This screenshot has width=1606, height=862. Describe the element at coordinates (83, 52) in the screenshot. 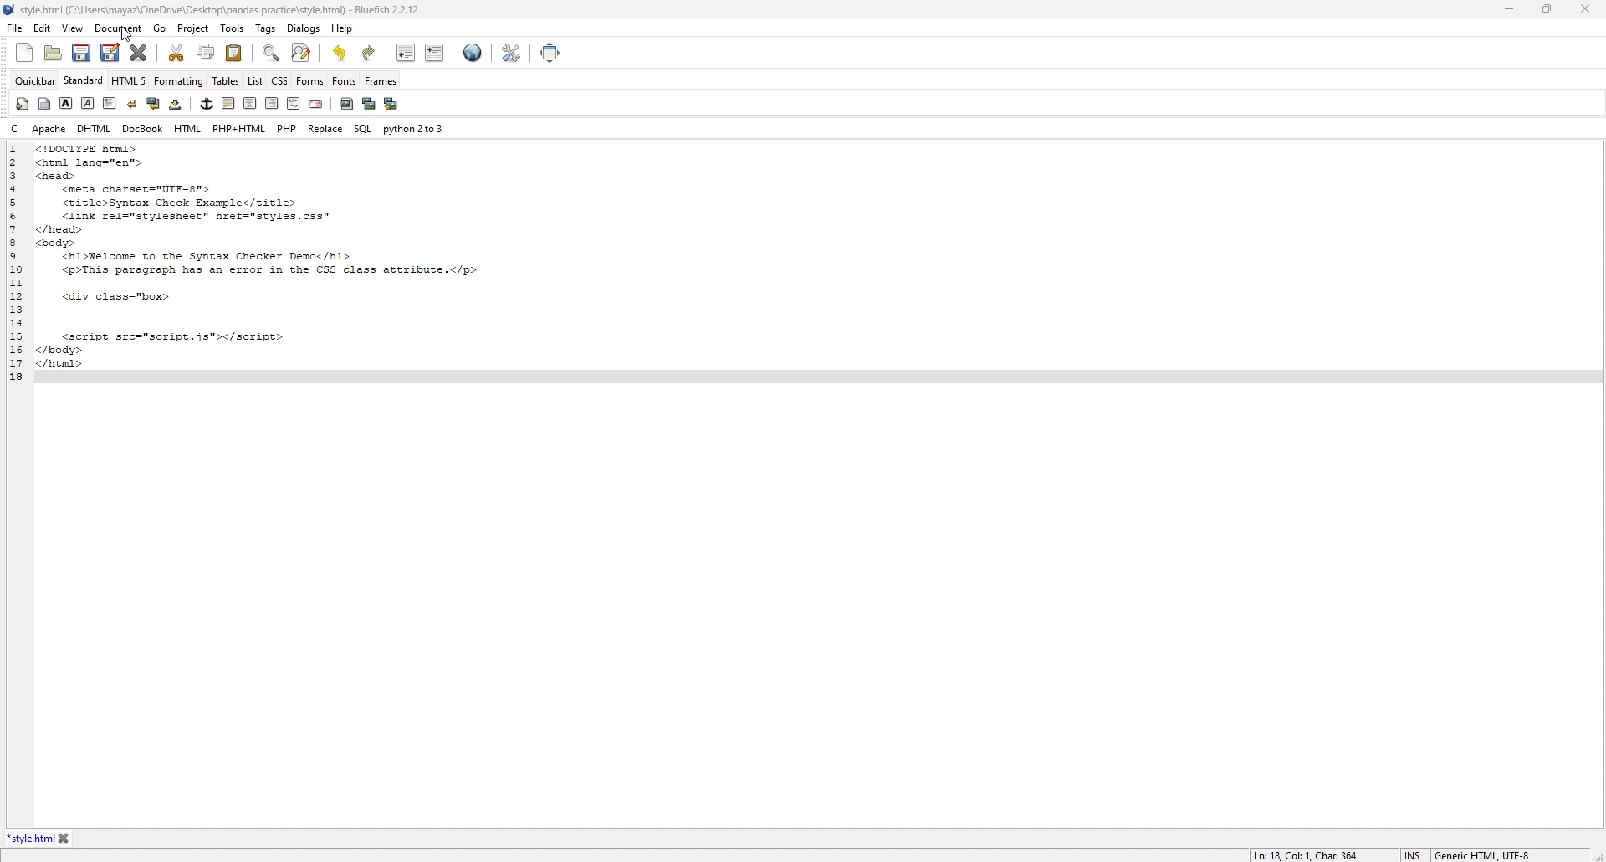

I see `save` at that location.